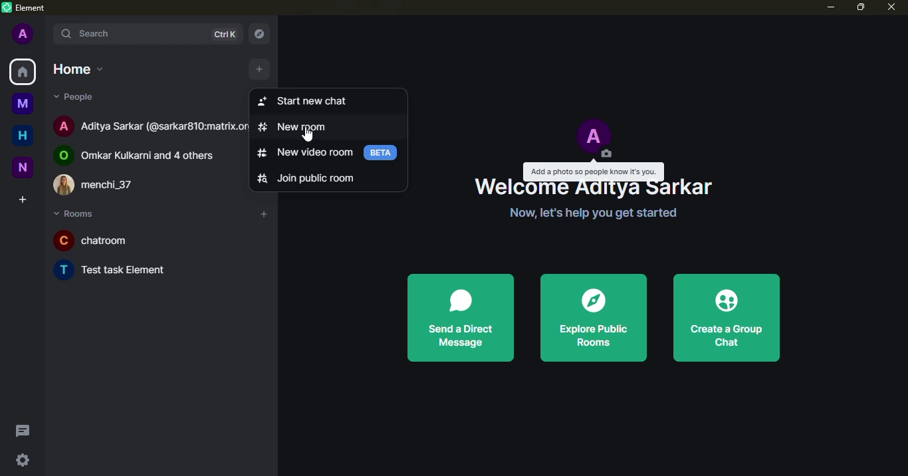 The height and width of the screenshot is (476, 908). I want to click on chatroom, so click(93, 239).